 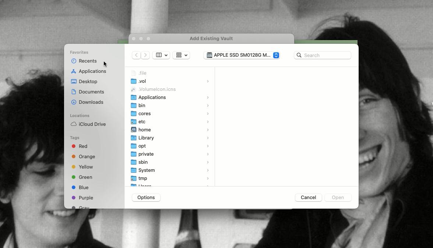 I want to click on Yellow, so click(x=84, y=167).